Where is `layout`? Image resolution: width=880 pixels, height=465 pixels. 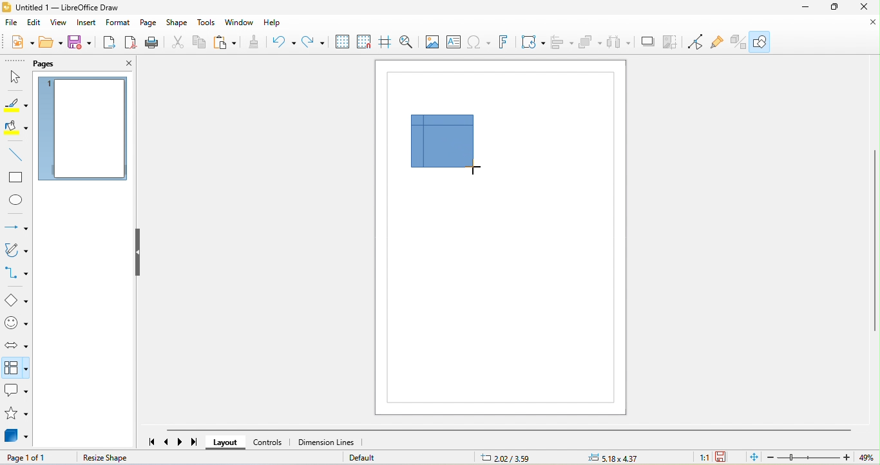 layout is located at coordinates (225, 442).